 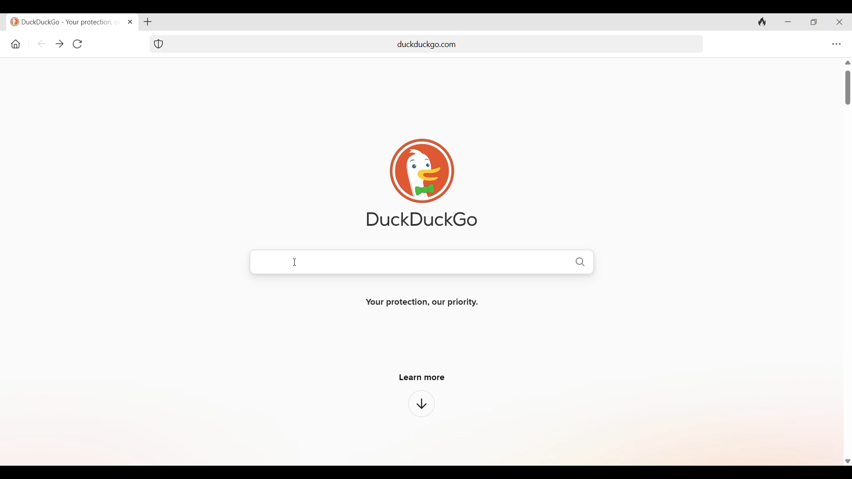 What do you see at coordinates (422, 404) in the screenshot?
I see `Click to learn more about browser` at bounding box center [422, 404].